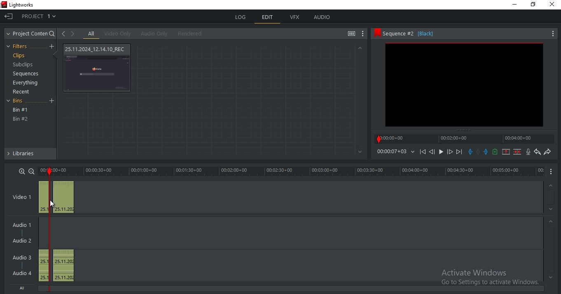  What do you see at coordinates (359, 152) in the screenshot?
I see `Bottom` at bounding box center [359, 152].